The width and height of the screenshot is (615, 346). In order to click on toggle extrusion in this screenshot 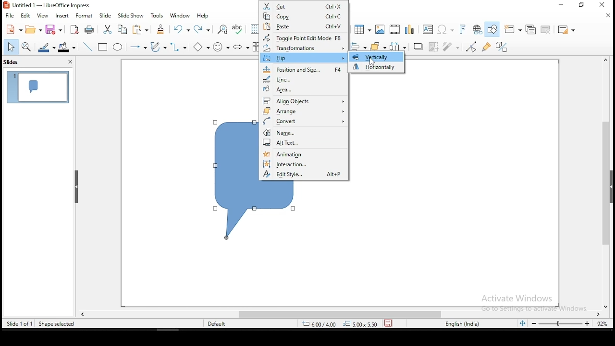, I will do `click(502, 47)`.